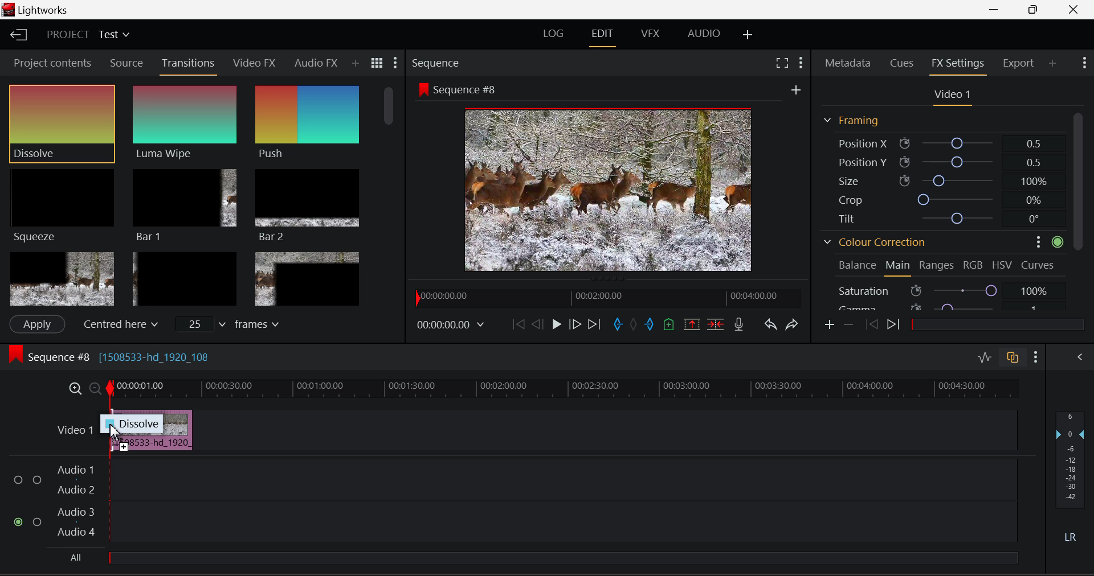 The width and height of the screenshot is (1094, 576). I want to click on Box 2, so click(184, 277).